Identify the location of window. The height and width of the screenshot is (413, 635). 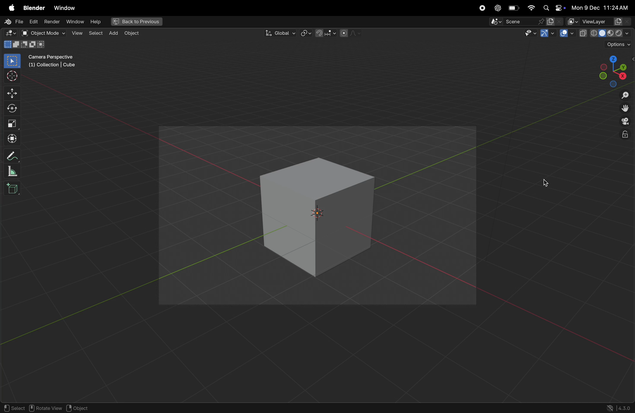
(75, 21).